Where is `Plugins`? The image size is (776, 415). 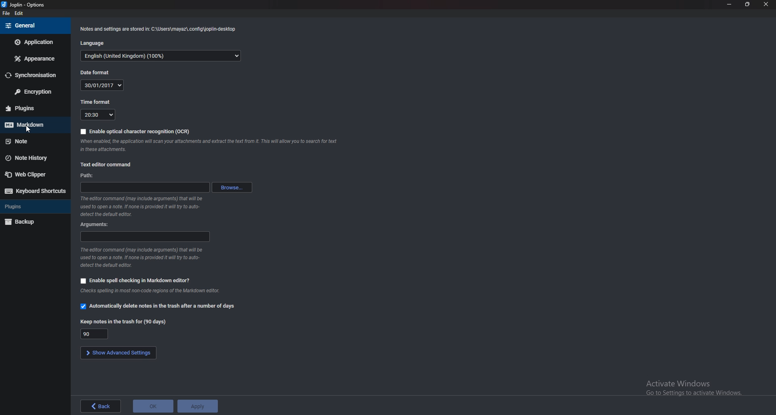 Plugins is located at coordinates (32, 108).